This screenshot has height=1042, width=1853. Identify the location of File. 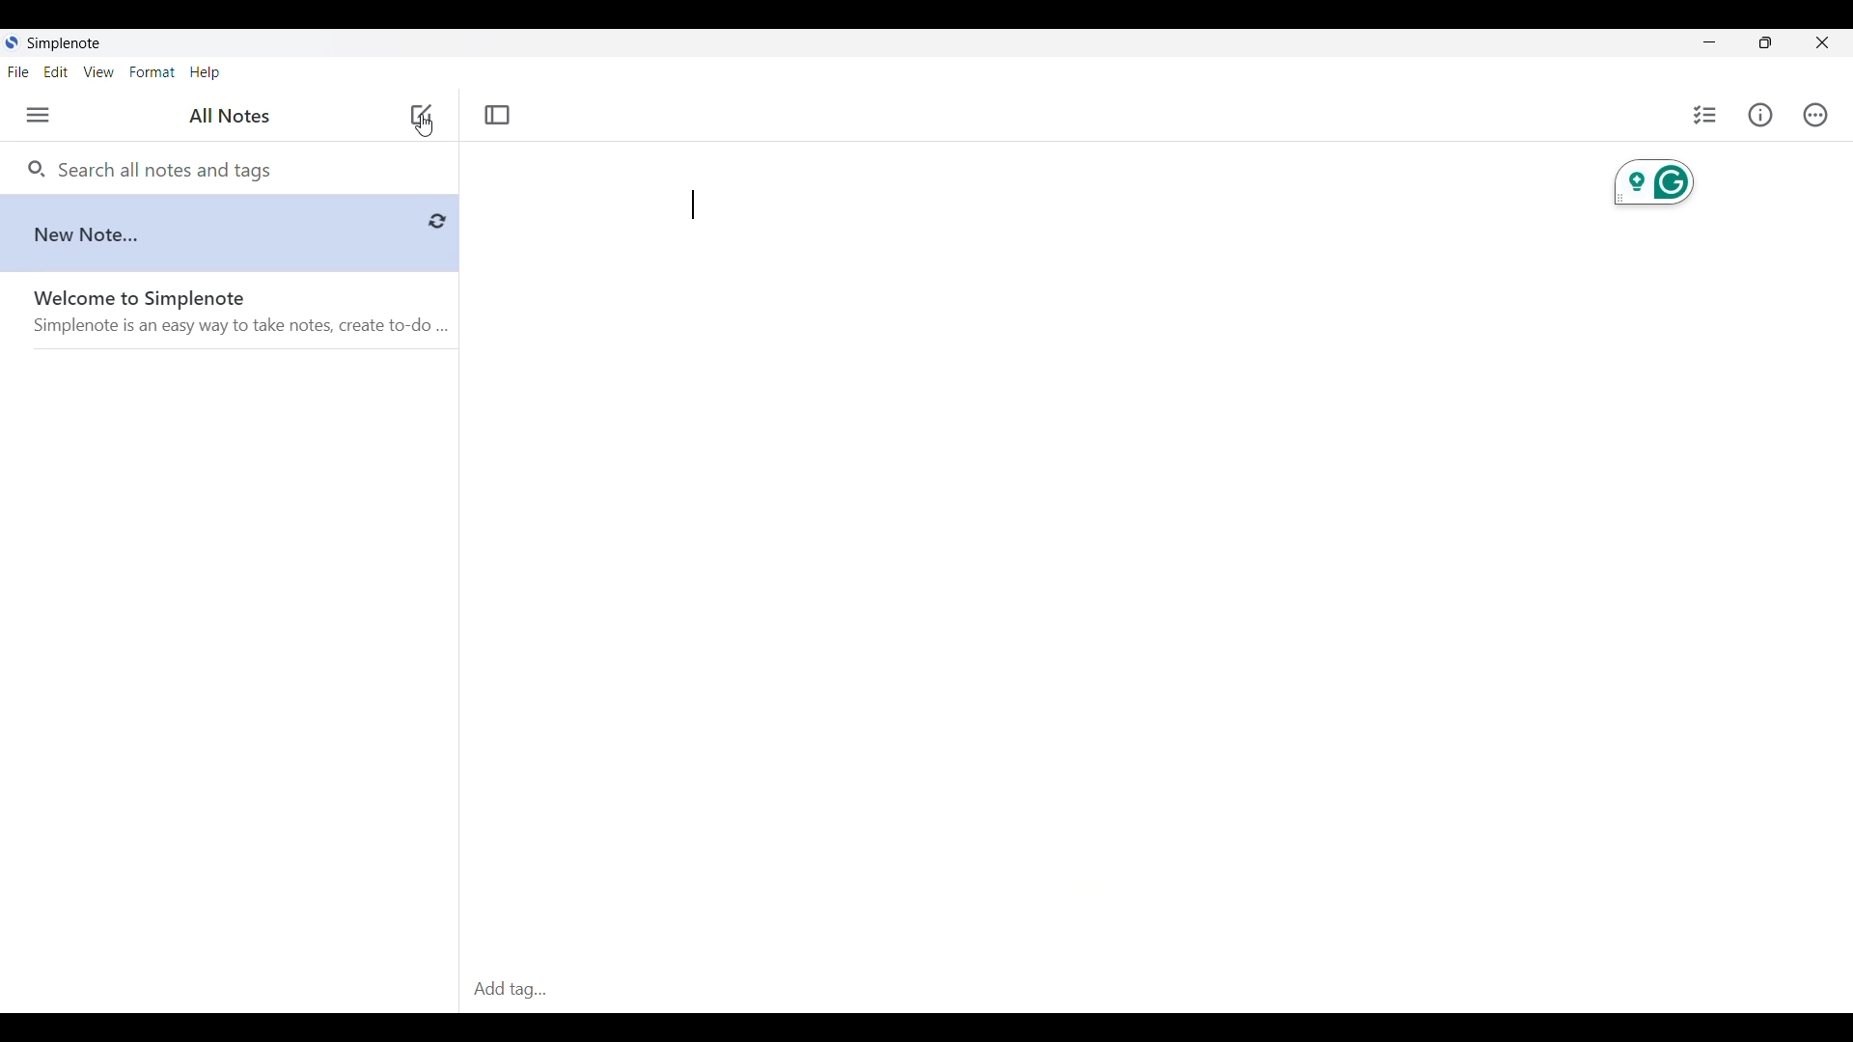
(18, 72).